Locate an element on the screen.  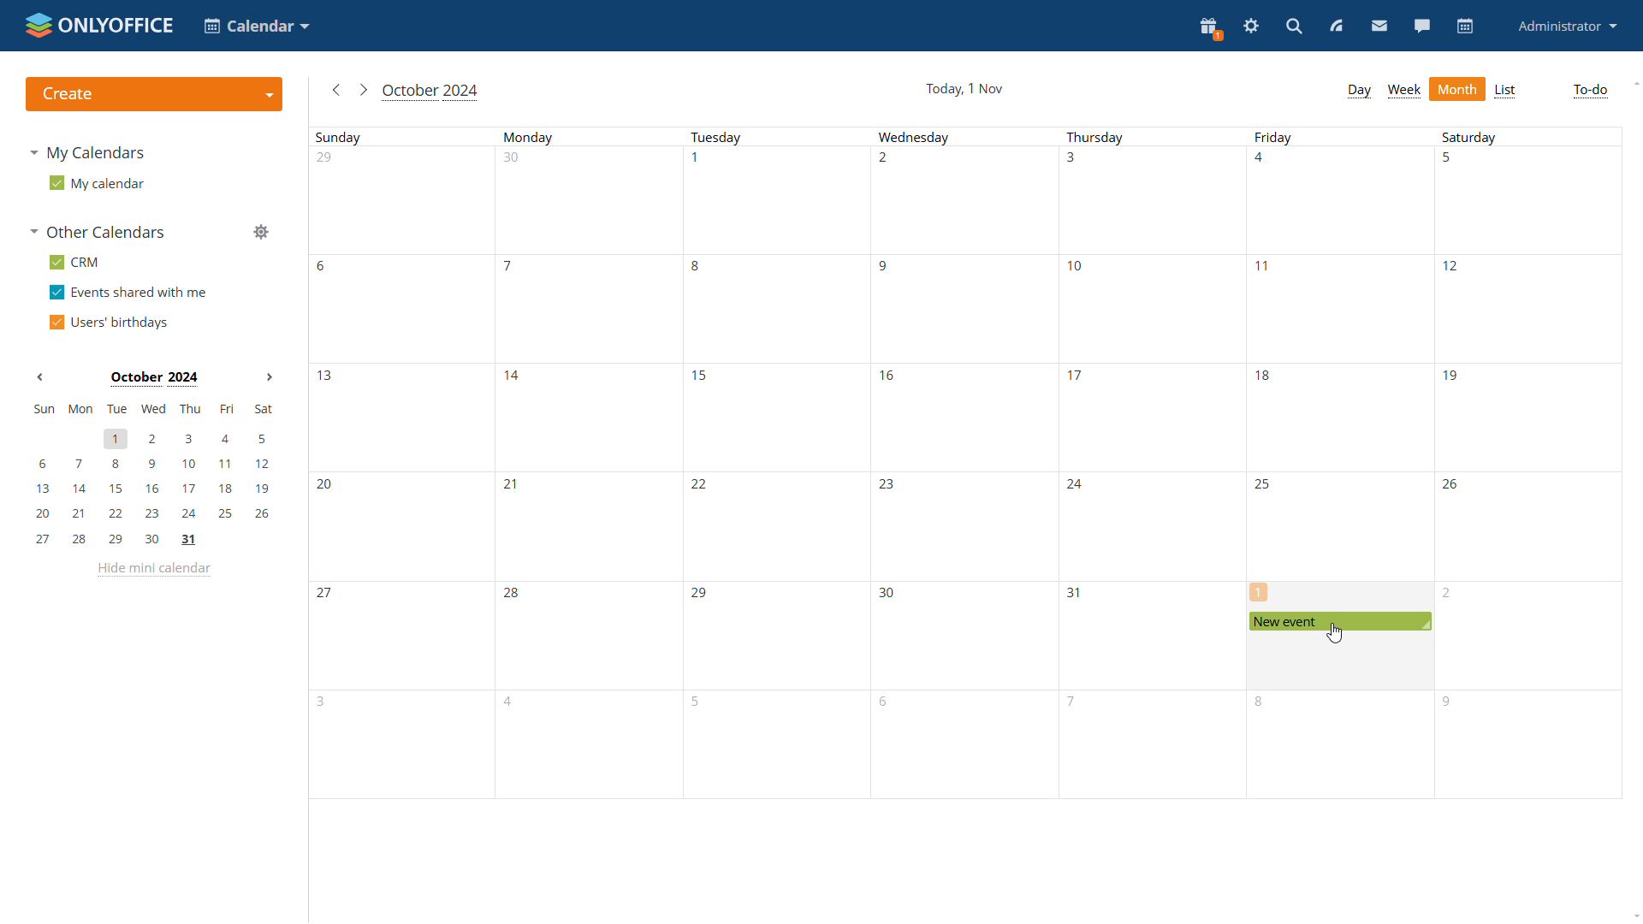
to-do is located at coordinates (1589, 92).